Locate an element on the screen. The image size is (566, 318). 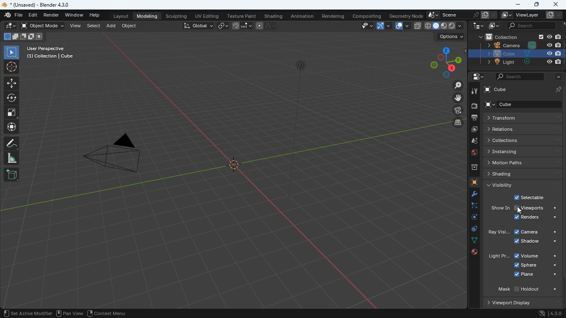
collection is located at coordinates (516, 36).